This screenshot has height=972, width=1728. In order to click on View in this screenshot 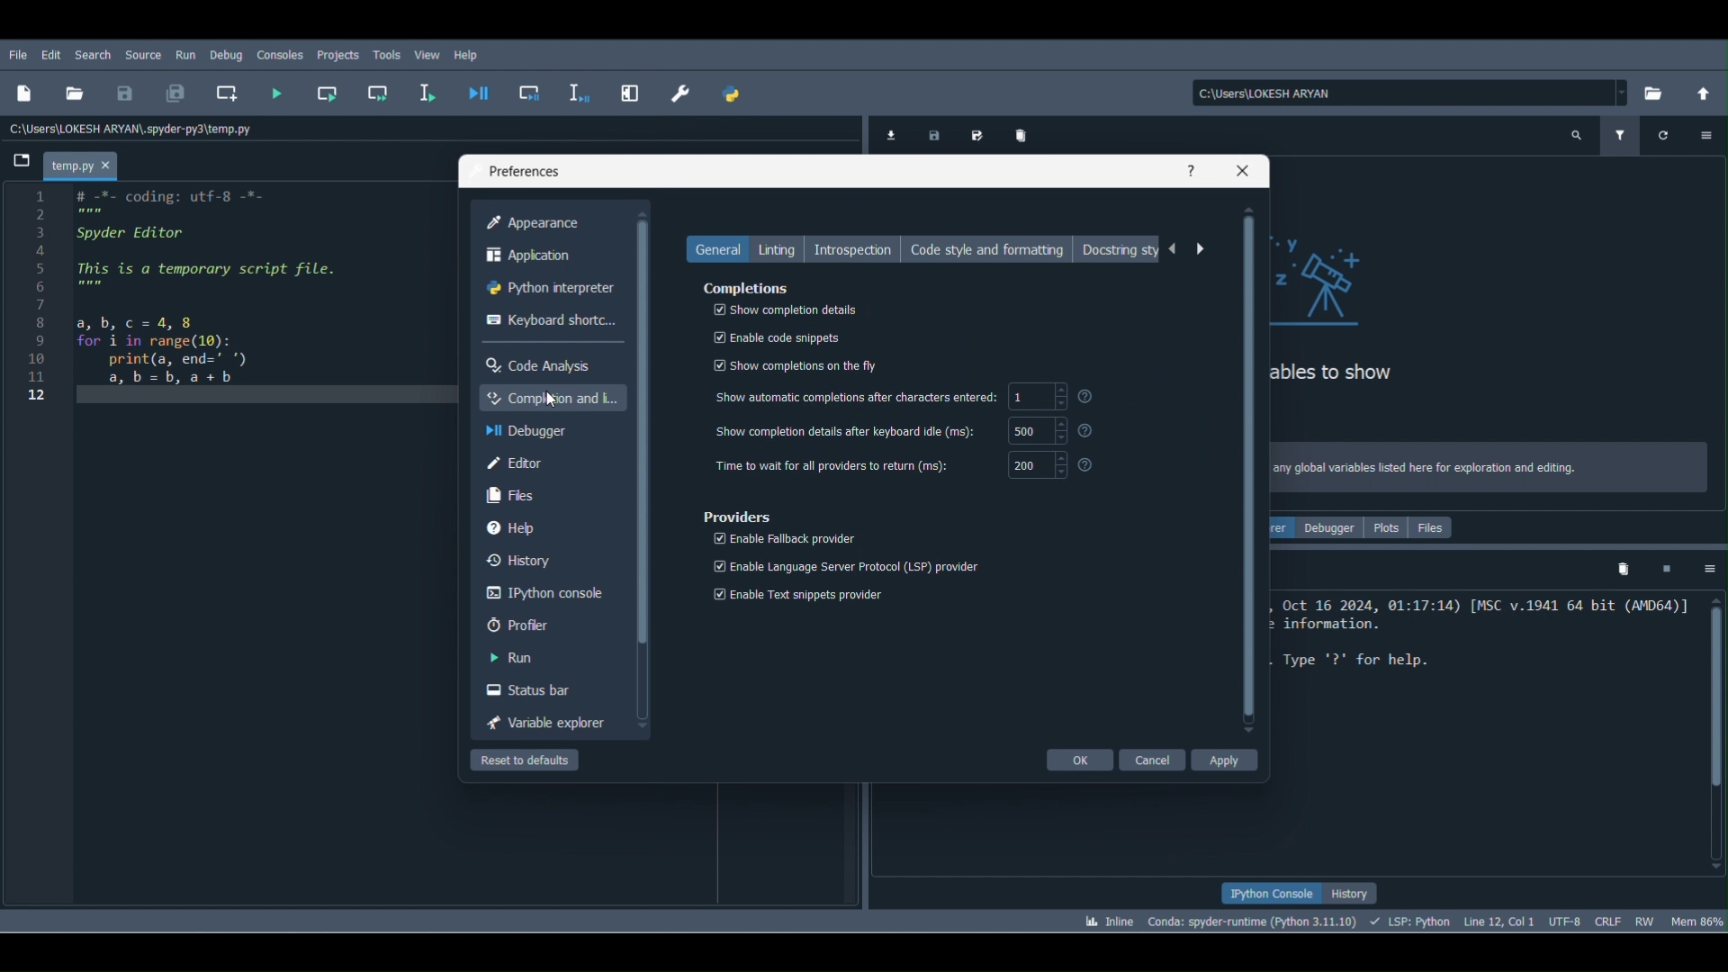, I will do `click(427, 53)`.